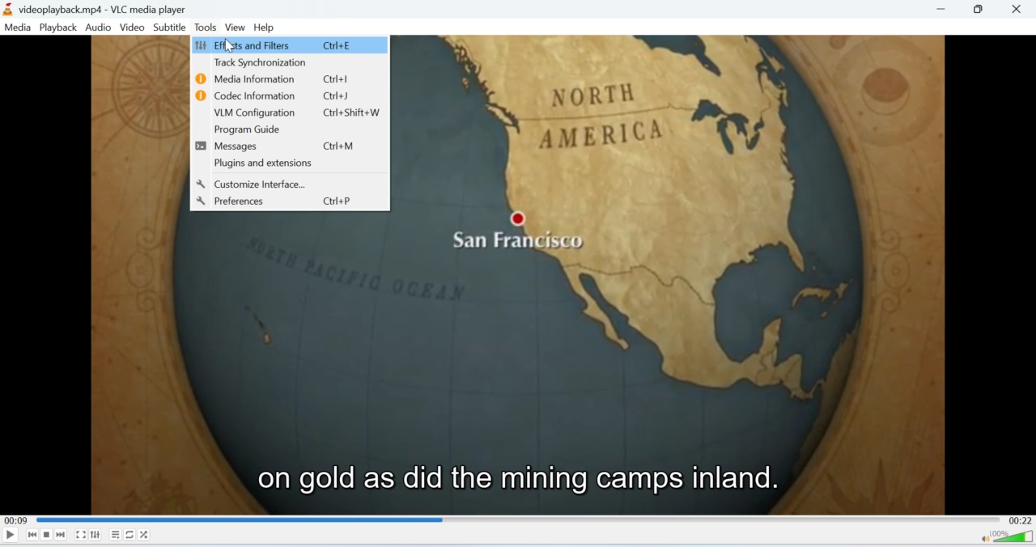 The image size is (1036, 547). What do you see at coordinates (230, 201) in the screenshot?
I see `Preferences` at bounding box center [230, 201].